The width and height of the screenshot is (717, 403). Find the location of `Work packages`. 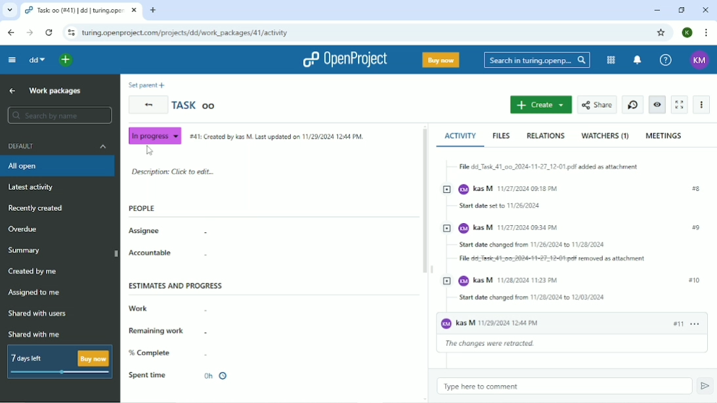

Work packages is located at coordinates (54, 91).